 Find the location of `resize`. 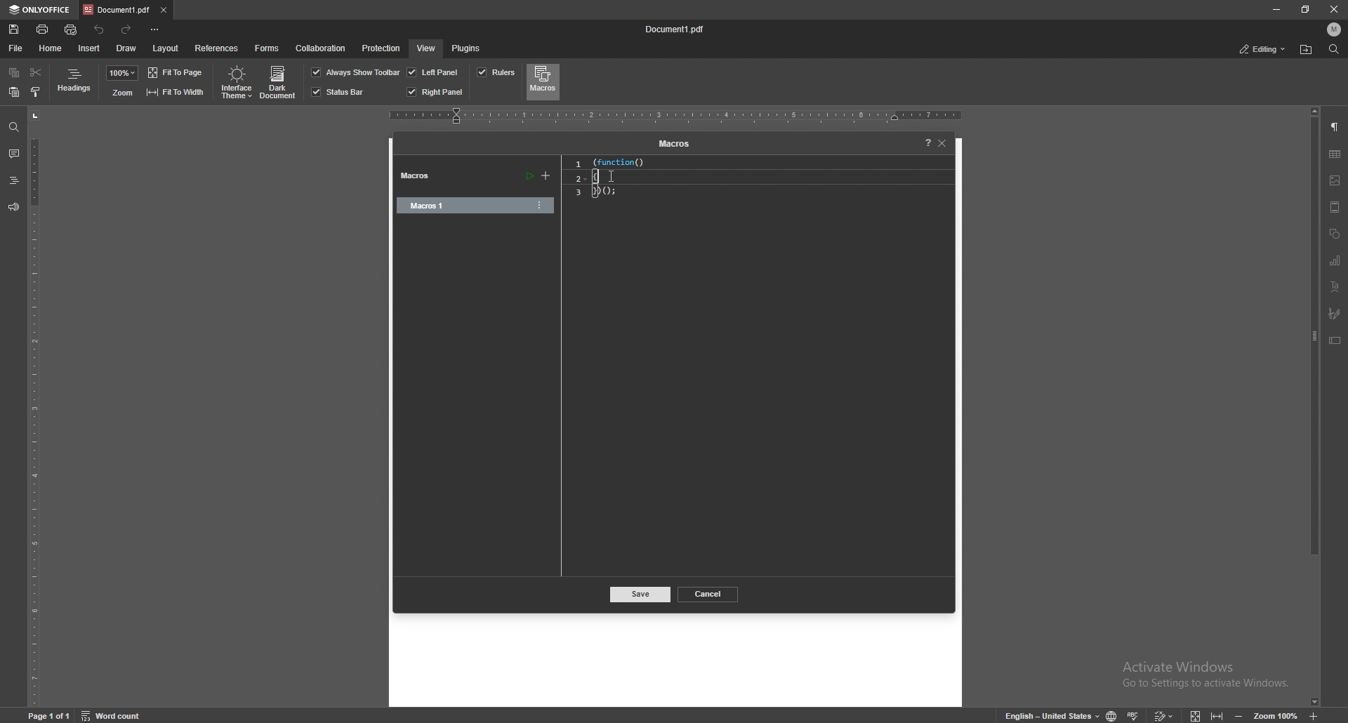

resize is located at coordinates (1305, 10).